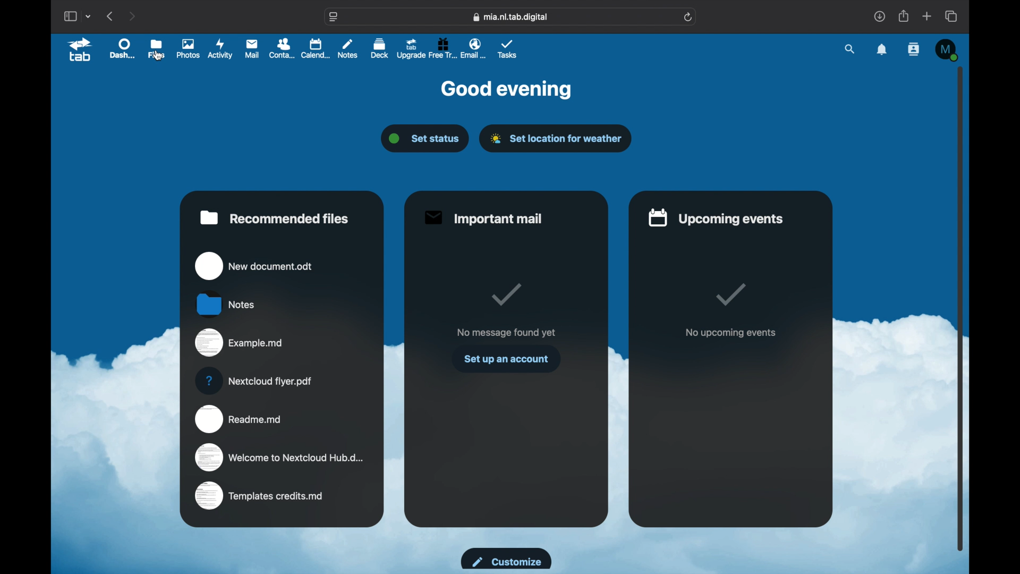 This screenshot has height=574, width=1020. What do you see at coordinates (380, 49) in the screenshot?
I see `deck` at bounding box center [380, 49].